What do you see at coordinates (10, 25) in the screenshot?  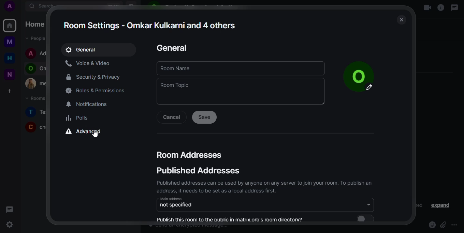 I see `home` at bounding box center [10, 25].